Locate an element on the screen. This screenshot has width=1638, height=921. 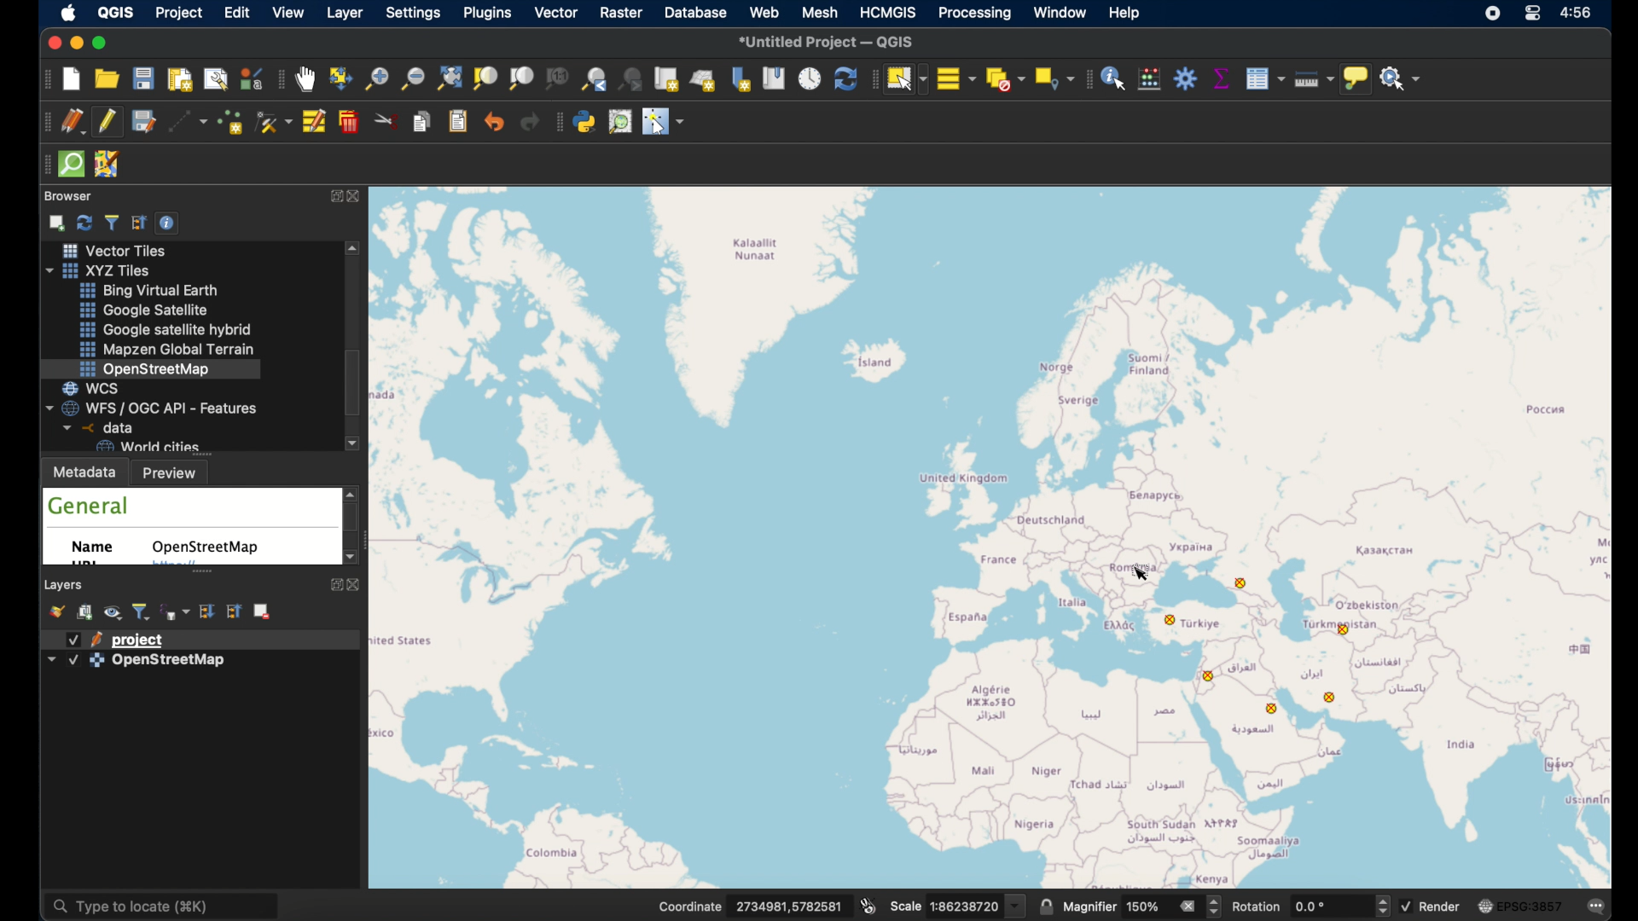
pan tool is located at coordinates (305, 79).